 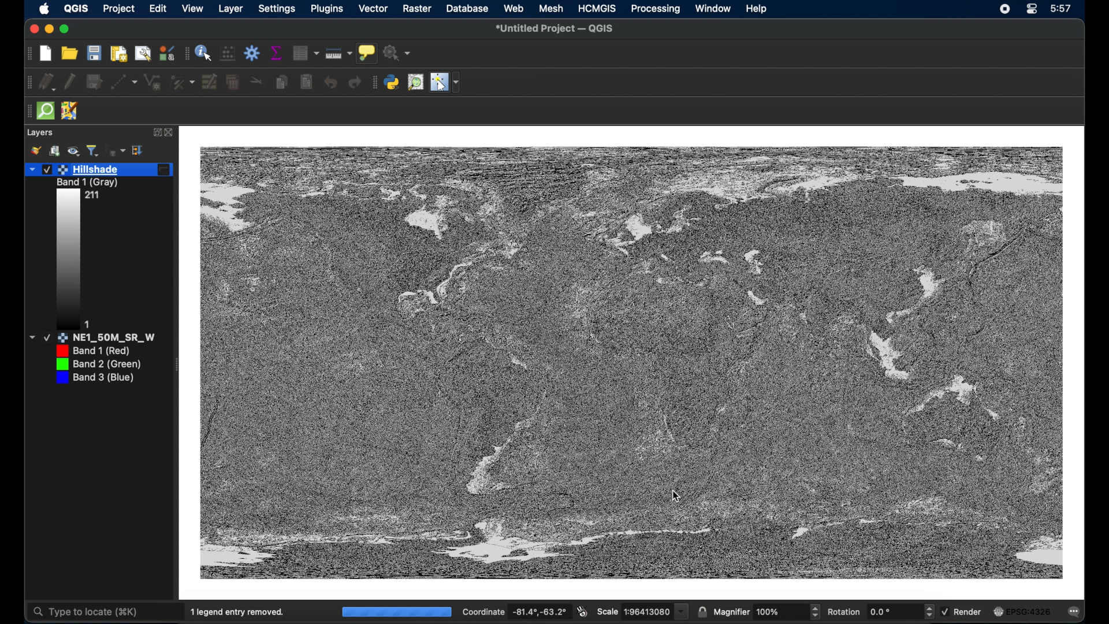 What do you see at coordinates (109, 196) in the screenshot?
I see `layer 3` at bounding box center [109, 196].